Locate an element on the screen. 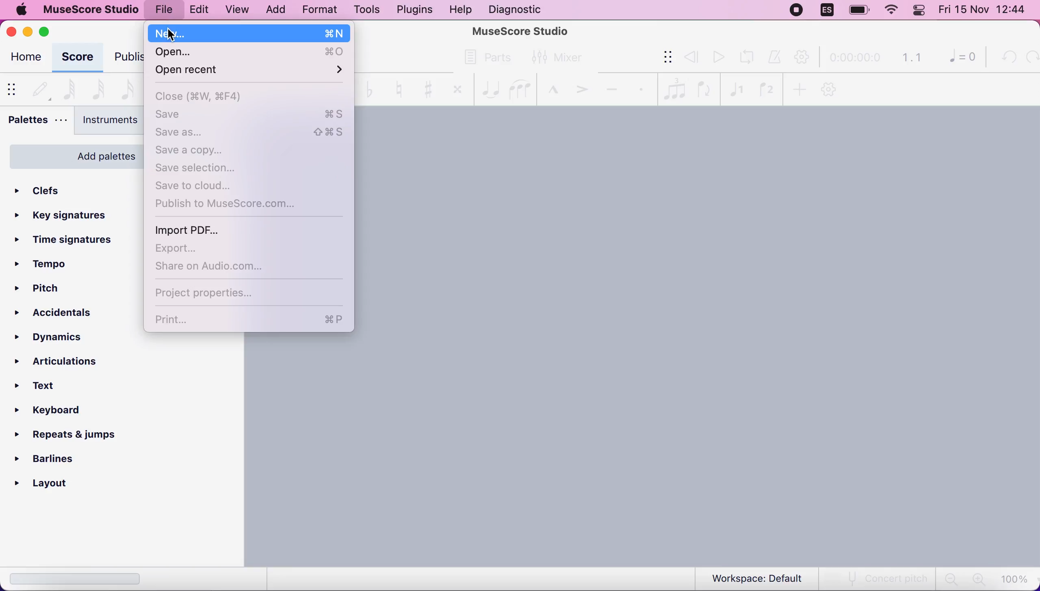  flip direction is located at coordinates (704, 88).